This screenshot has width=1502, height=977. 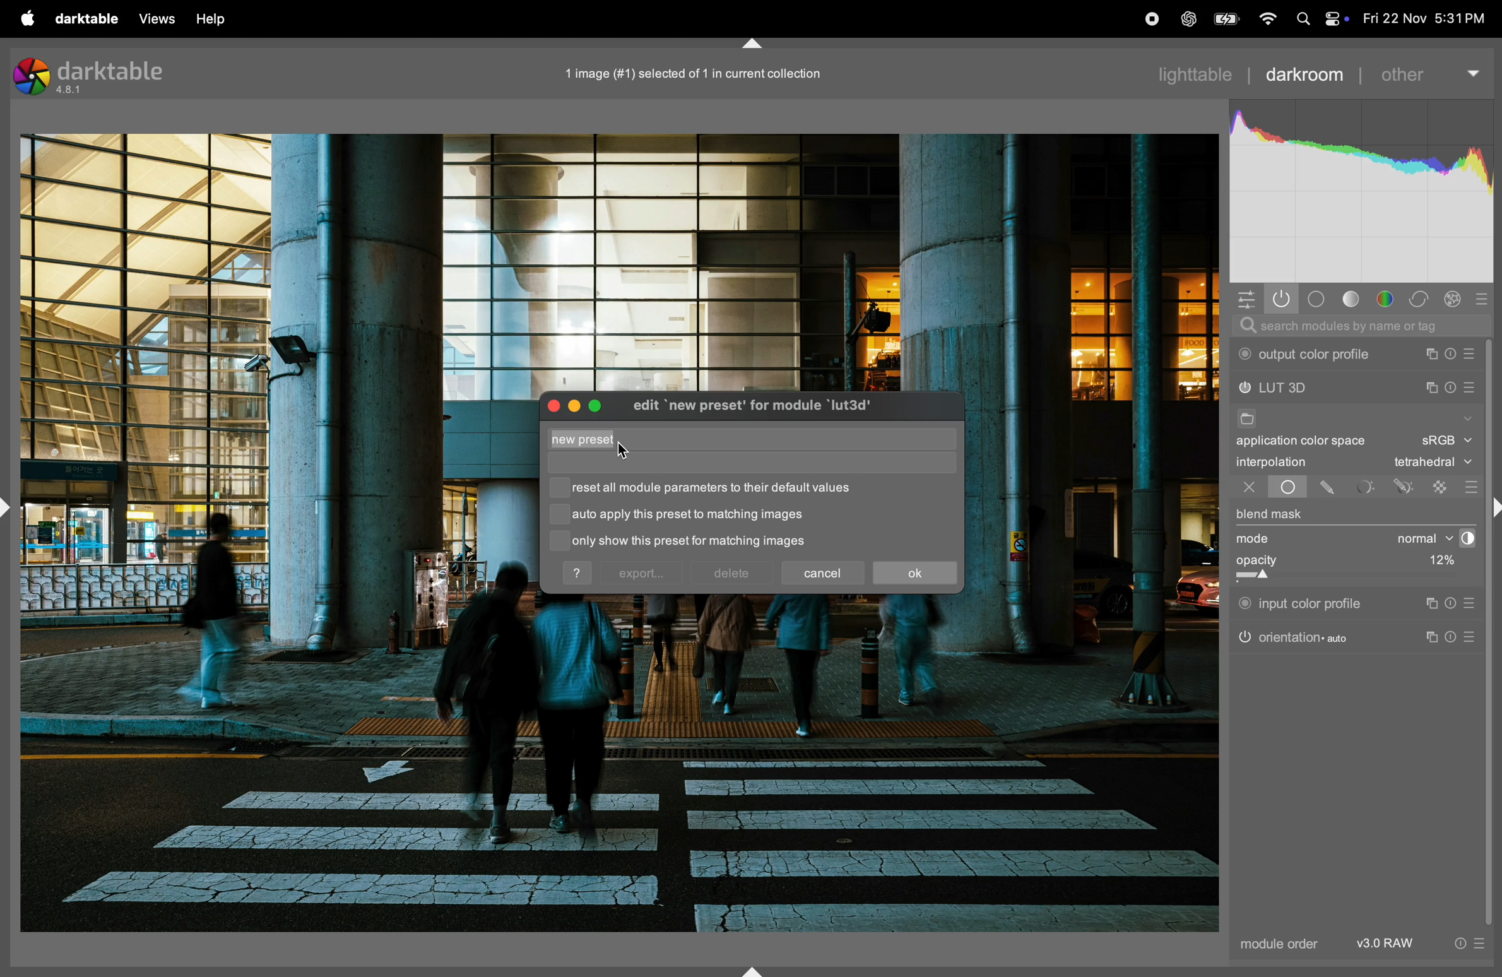 I want to click on views, so click(x=153, y=19).